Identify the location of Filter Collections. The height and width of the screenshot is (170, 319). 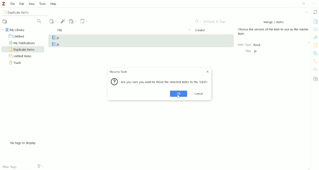
(40, 21).